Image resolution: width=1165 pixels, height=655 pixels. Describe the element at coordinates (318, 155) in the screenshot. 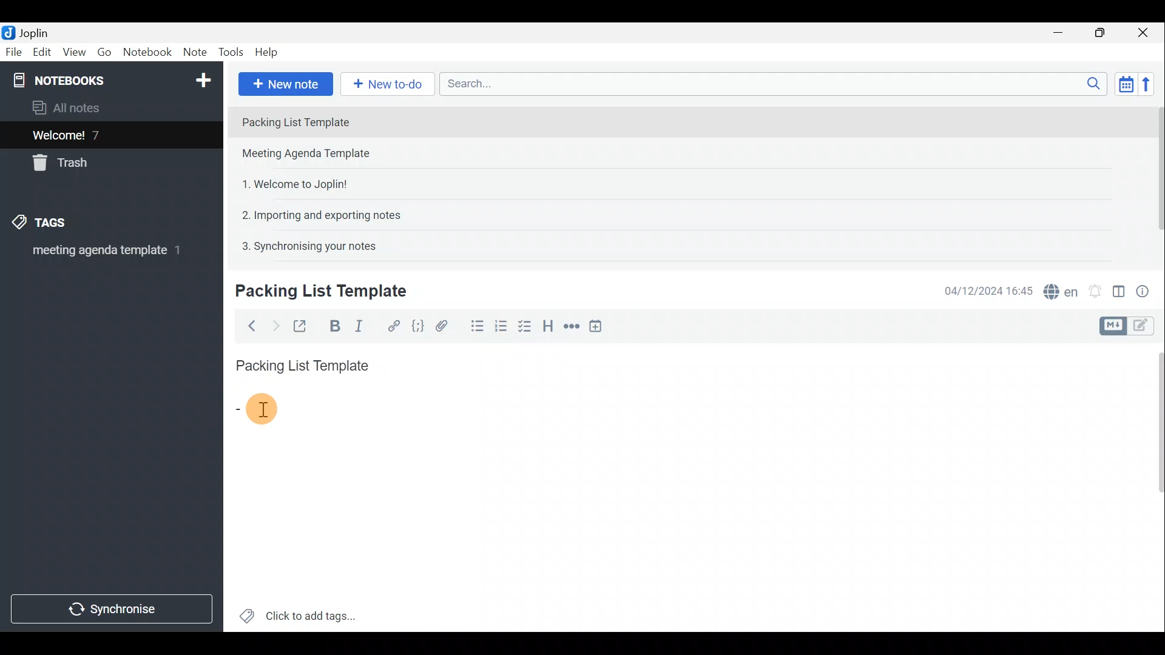

I see `Note 2` at that location.